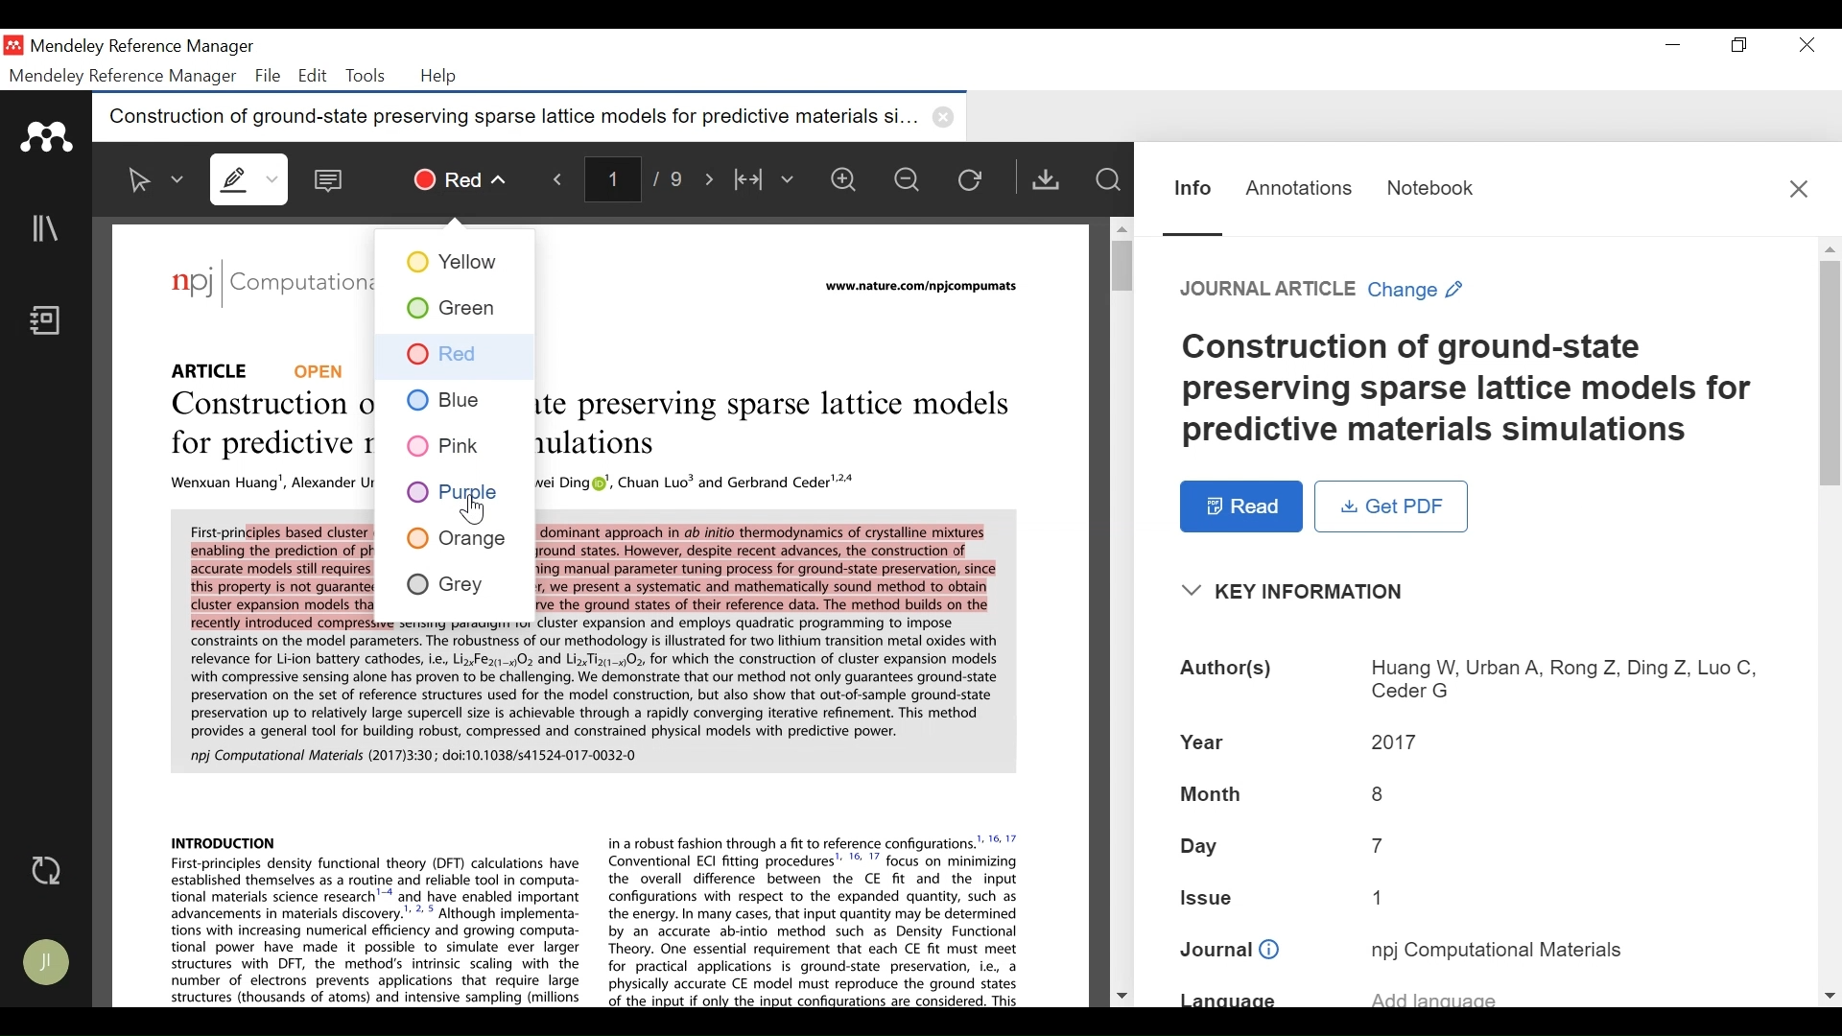 The height and width of the screenshot is (1036, 1842). I want to click on Reload, so click(976, 180).